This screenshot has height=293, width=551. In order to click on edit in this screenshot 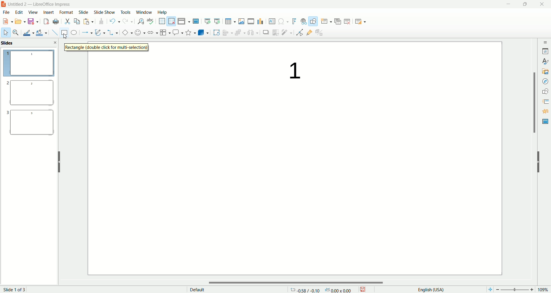, I will do `click(20, 12)`.